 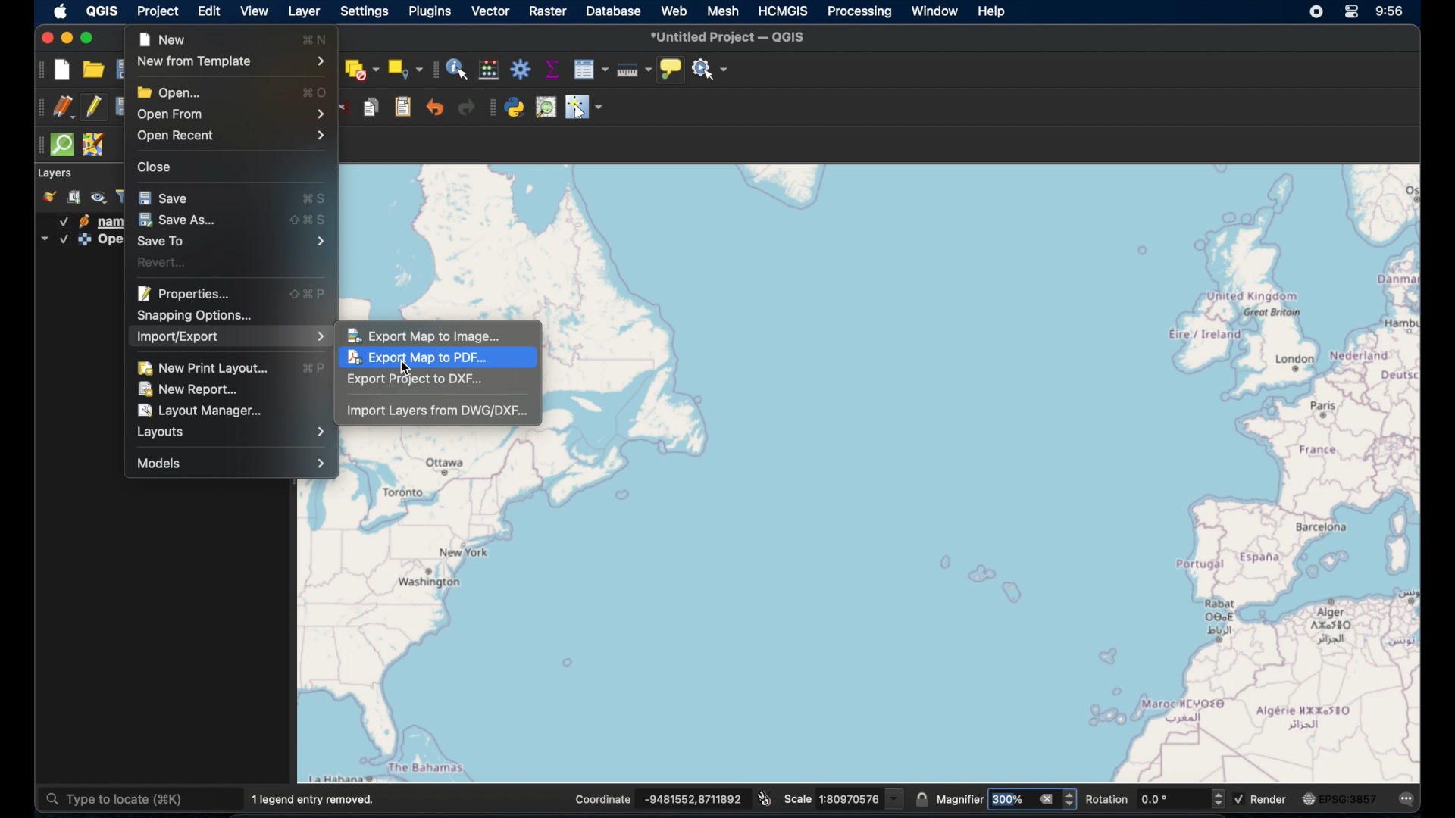 What do you see at coordinates (432, 13) in the screenshot?
I see `plugins` at bounding box center [432, 13].